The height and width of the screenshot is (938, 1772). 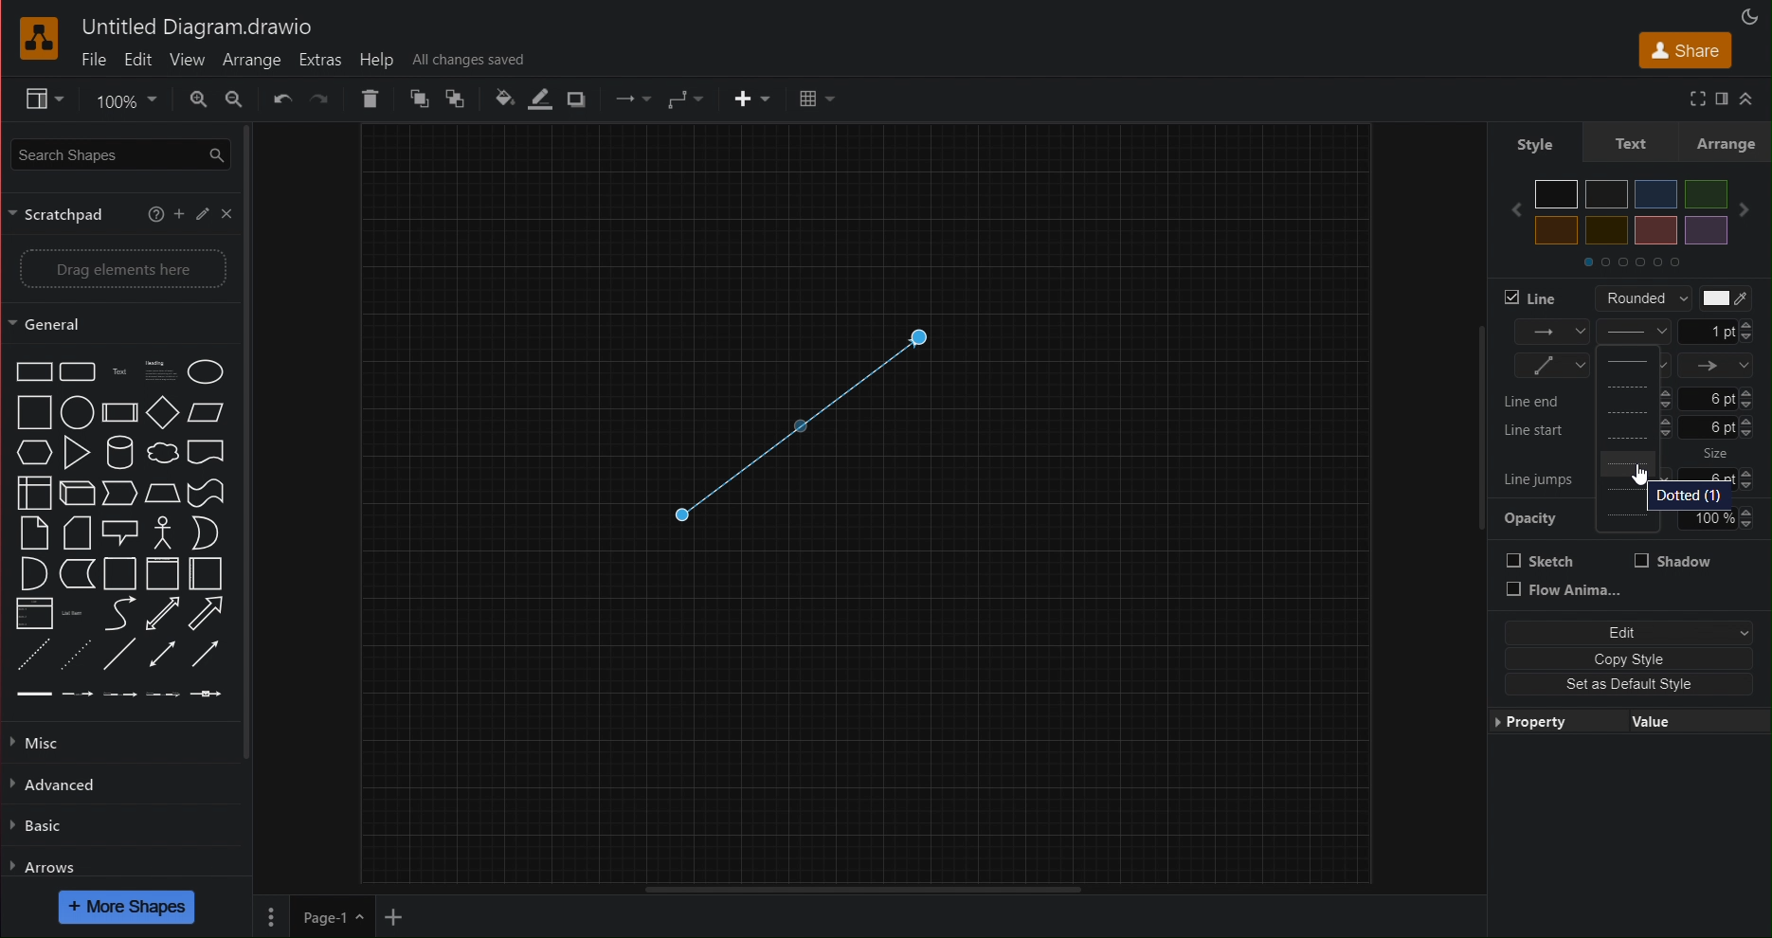 I want to click on Style Colors, so click(x=1636, y=221).